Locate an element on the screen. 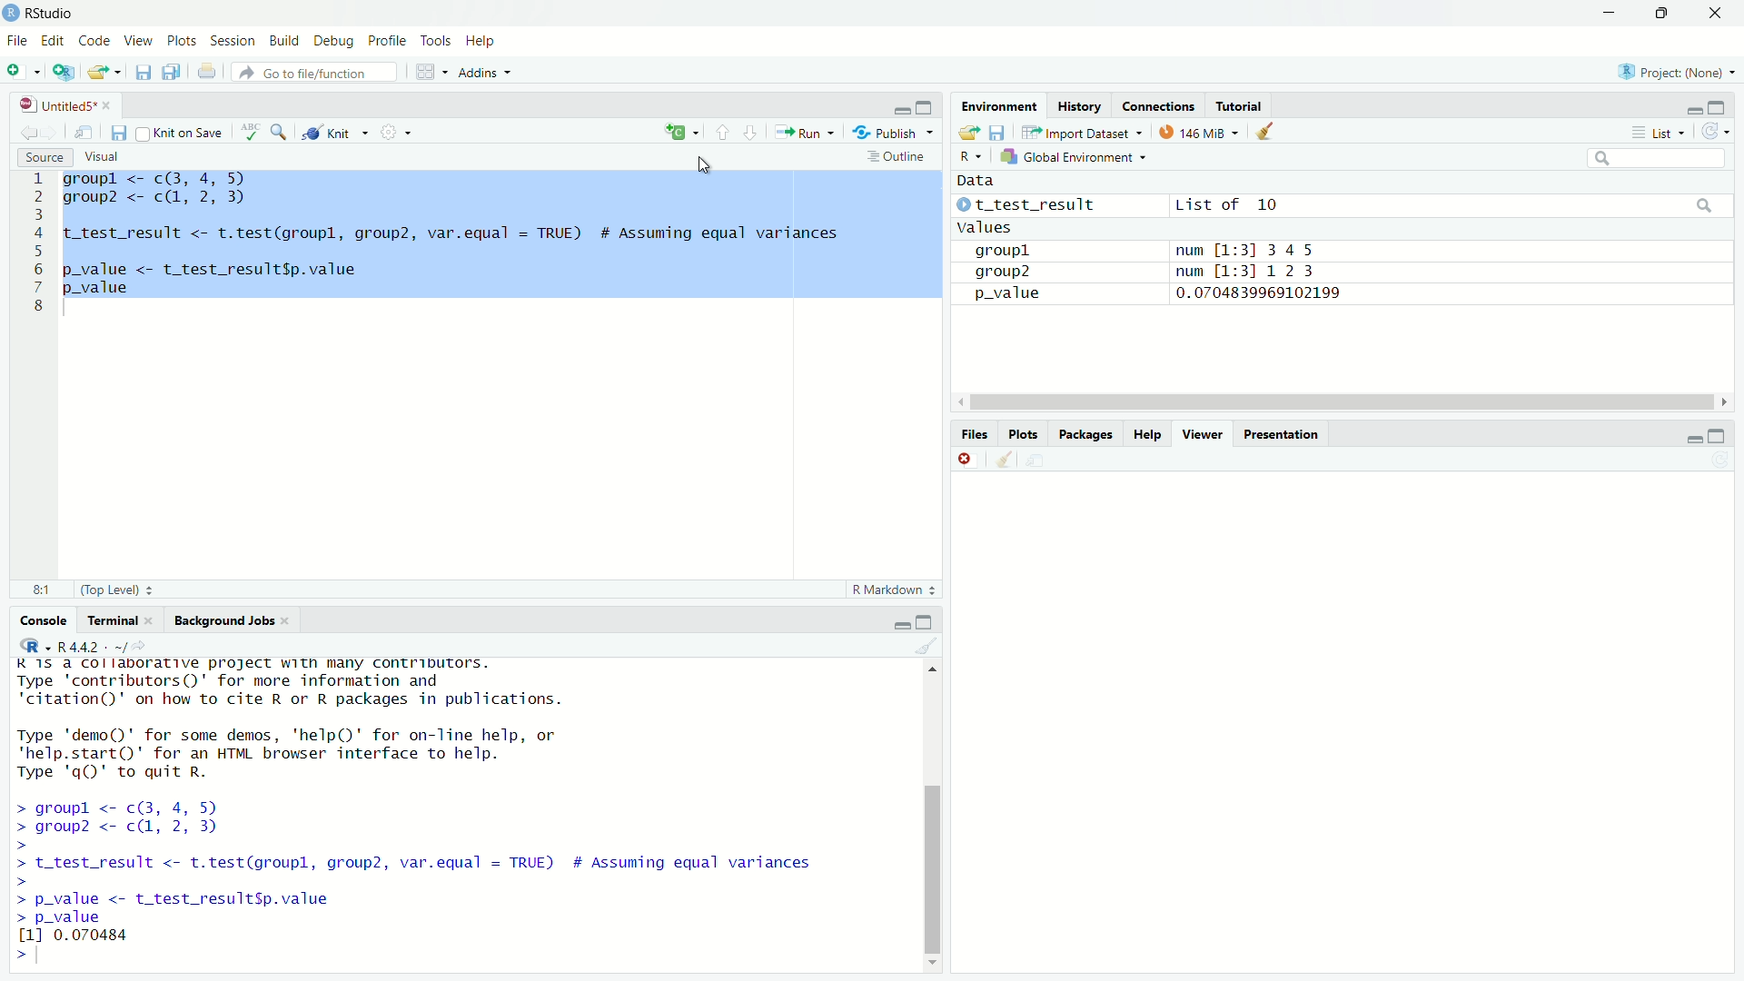 Image resolution: width=1744 pixels, height=981 pixels. maximise is located at coordinates (926, 107).